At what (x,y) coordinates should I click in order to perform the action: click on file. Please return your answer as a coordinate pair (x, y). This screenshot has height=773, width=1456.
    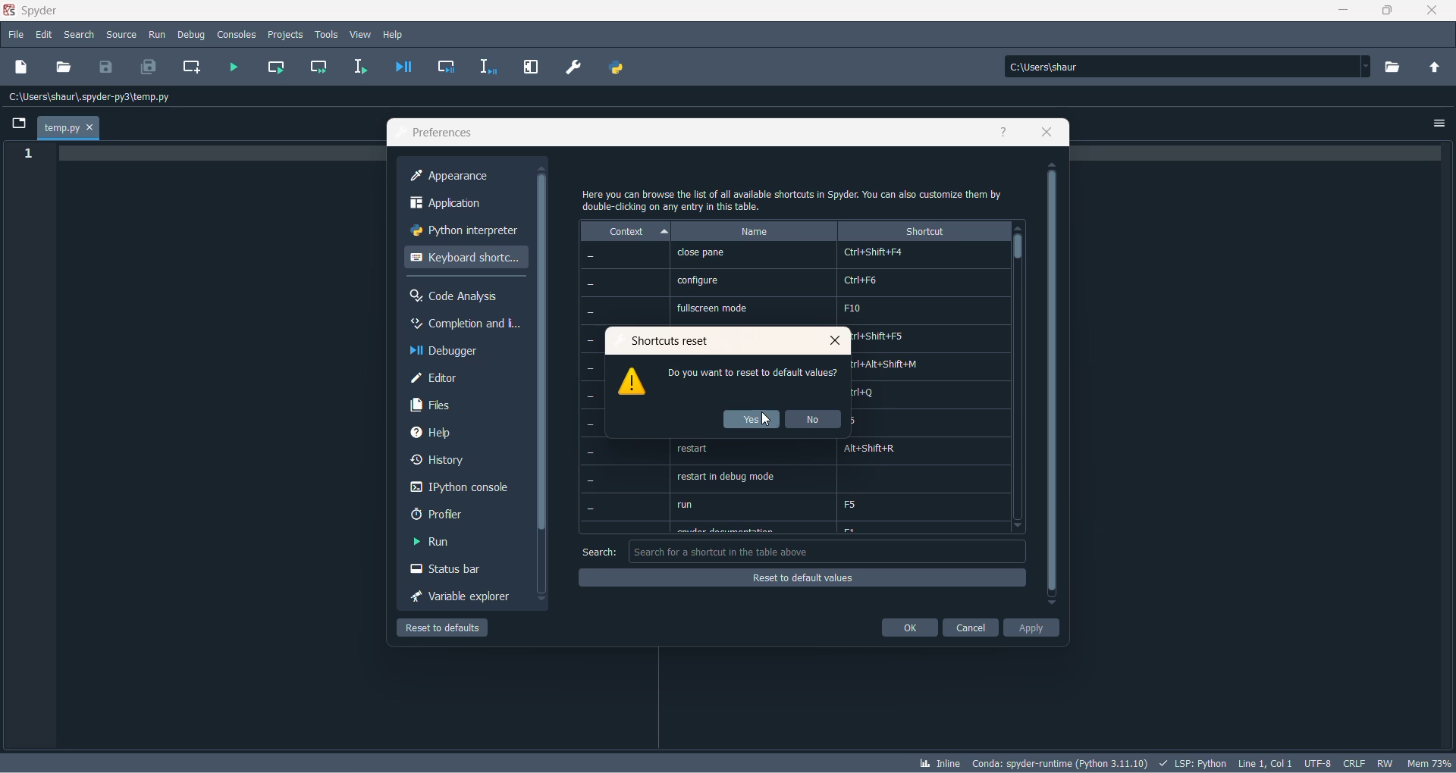
    Looking at the image, I should click on (17, 33).